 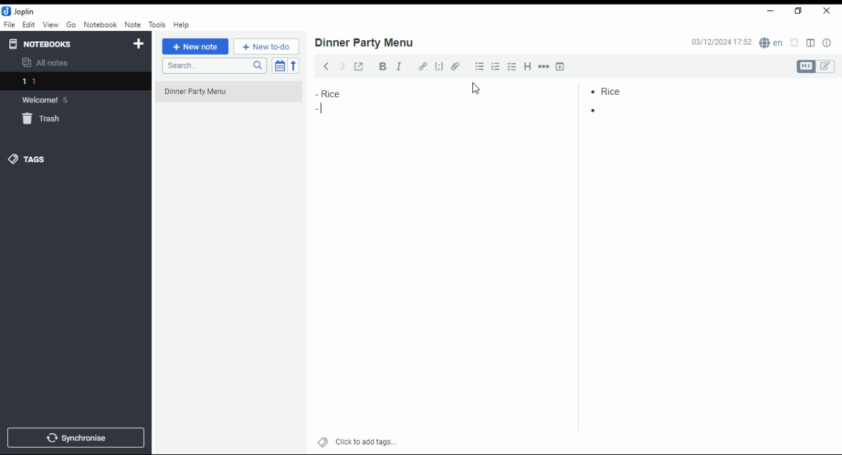 What do you see at coordinates (364, 441) in the screenshot?
I see `click to add tags` at bounding box center [364, 441].